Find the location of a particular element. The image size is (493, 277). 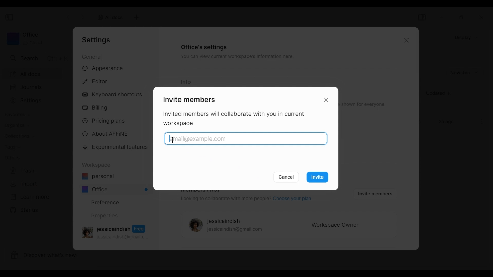

Office's settings is located at coordinates (204, 47).